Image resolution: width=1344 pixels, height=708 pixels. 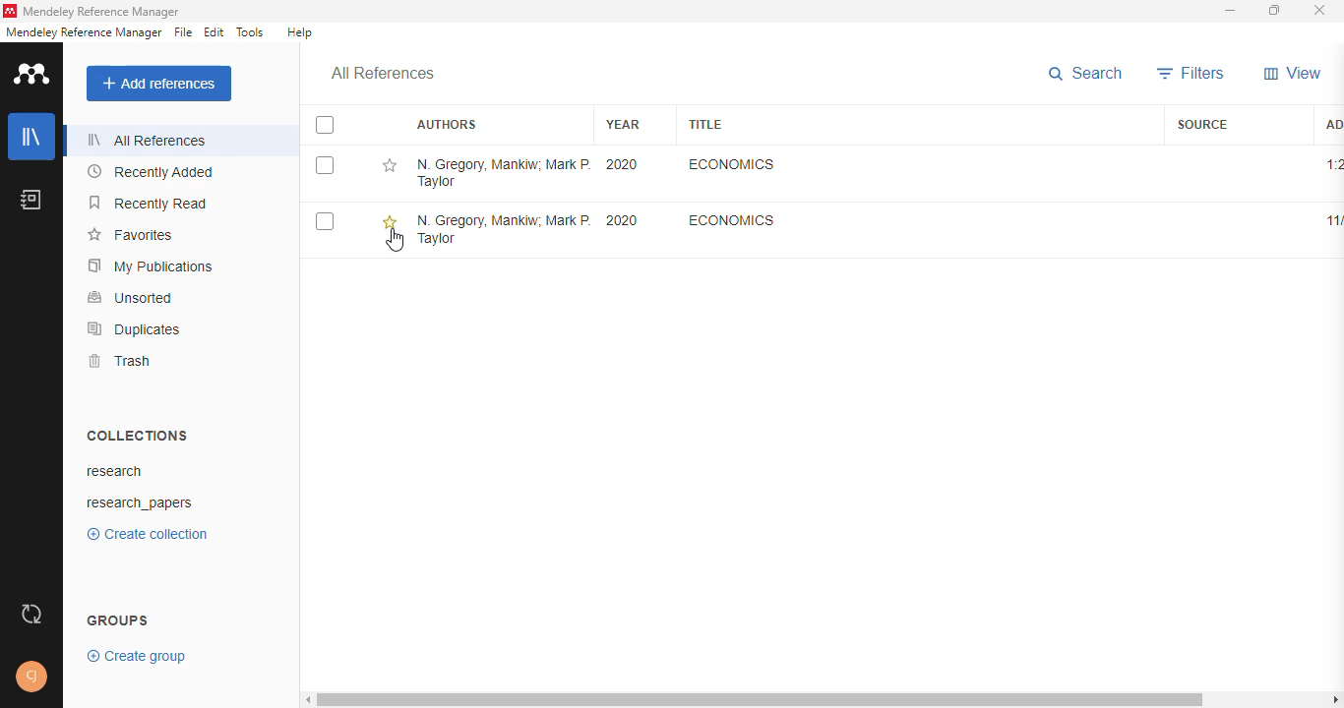 What do you see at coordinates (1192, 73) in the screenshot?
I see `filters` at bounding box center [1192, 73].